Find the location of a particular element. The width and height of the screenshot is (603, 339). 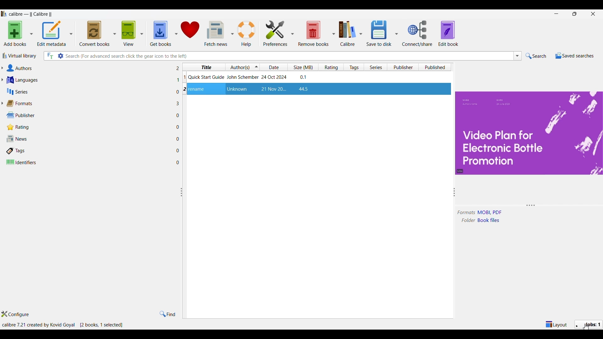

Save options is located at coordinates (396, 33).